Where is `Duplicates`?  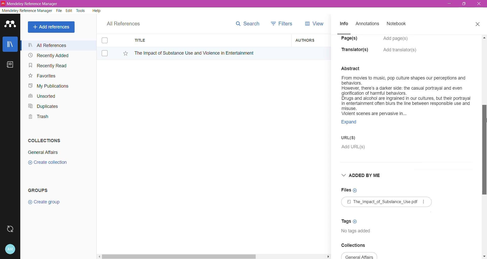
Duplicates is located at coordinates (42, 106).